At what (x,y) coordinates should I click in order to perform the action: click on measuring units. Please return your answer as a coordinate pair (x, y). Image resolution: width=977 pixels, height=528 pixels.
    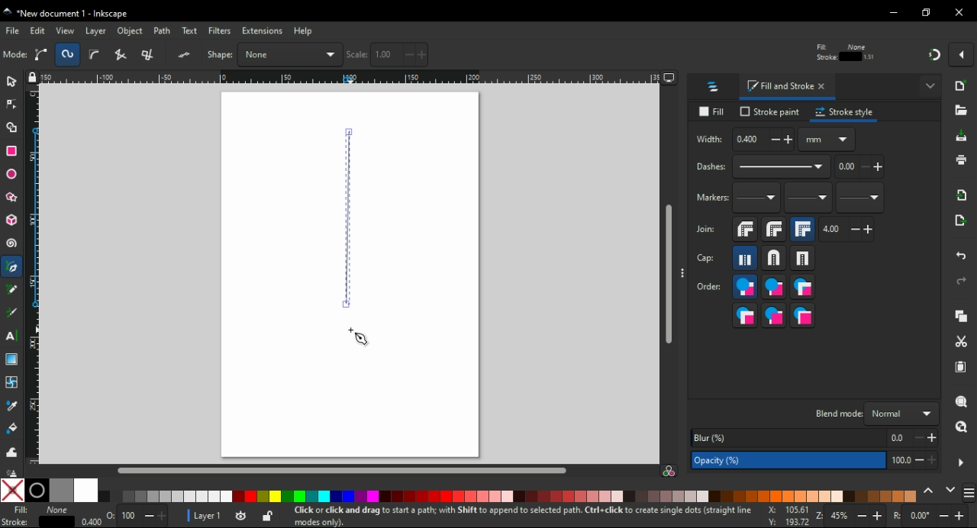
    Looking at the image, I should click on (827, 139).